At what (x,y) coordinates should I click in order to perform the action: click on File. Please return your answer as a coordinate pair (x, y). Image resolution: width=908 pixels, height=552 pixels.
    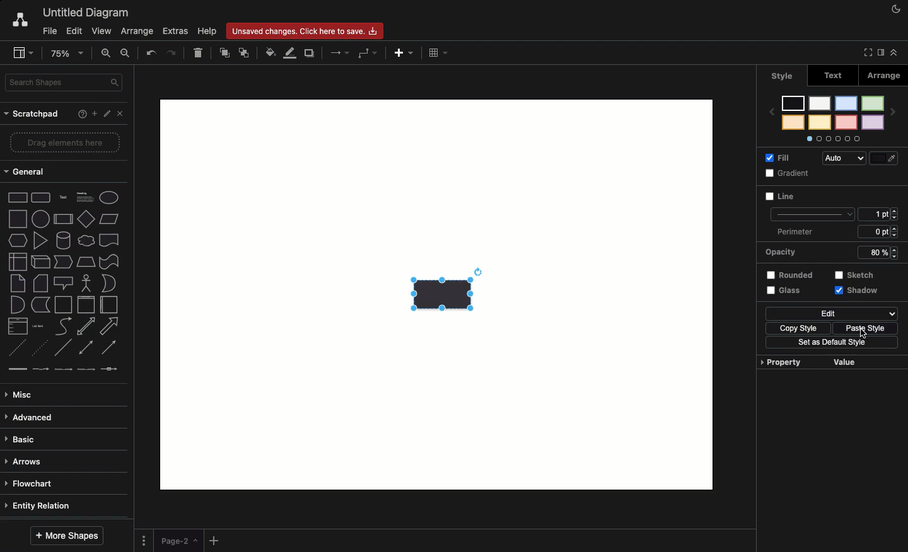
    Looking at the image, I should click on (48, 31).